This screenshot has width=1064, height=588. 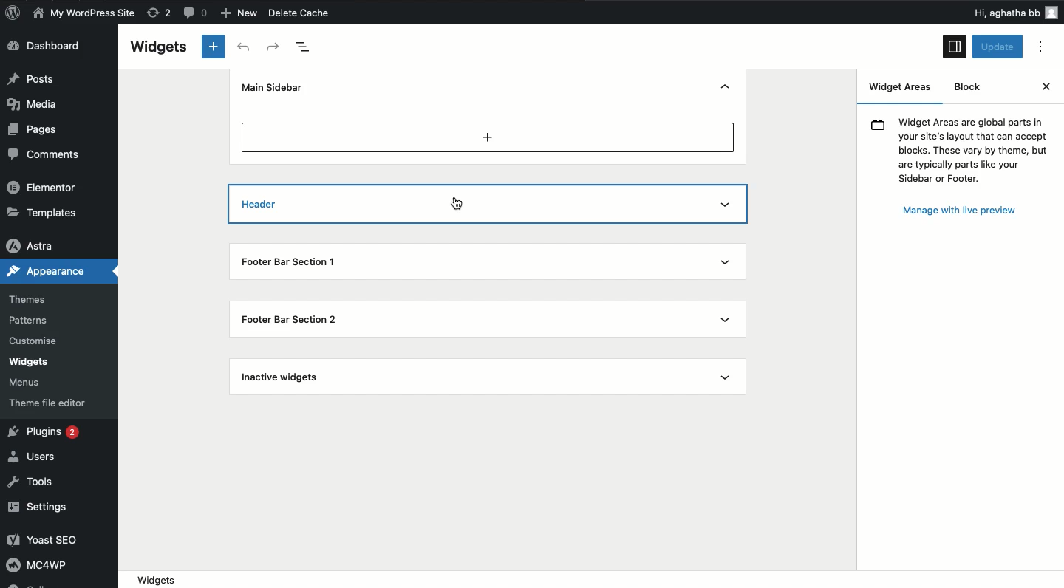 What do you see at coordinates (728, 291) in the screenshot?
I see `Show` at bounding box center [728, 291].